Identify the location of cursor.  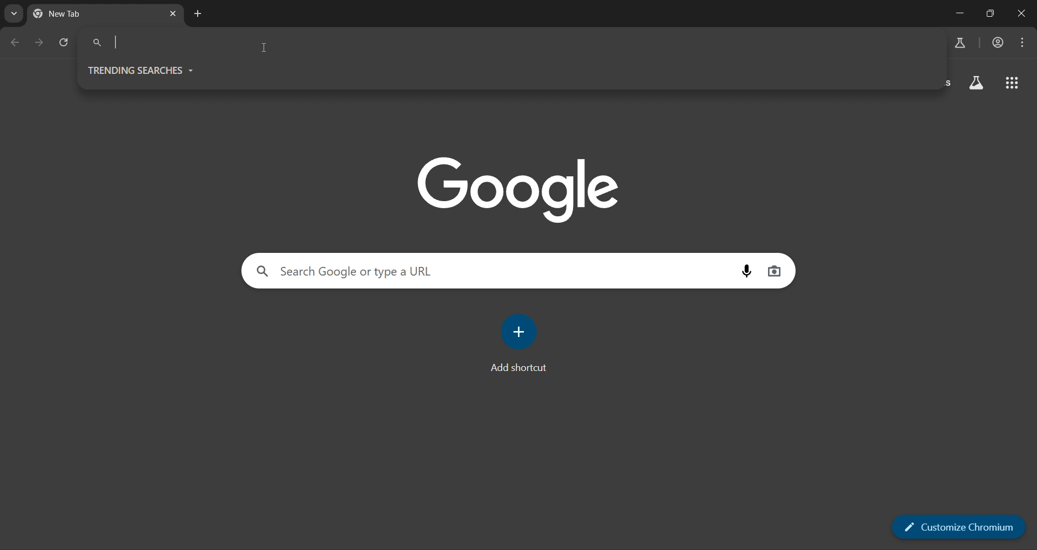
(267, 47).